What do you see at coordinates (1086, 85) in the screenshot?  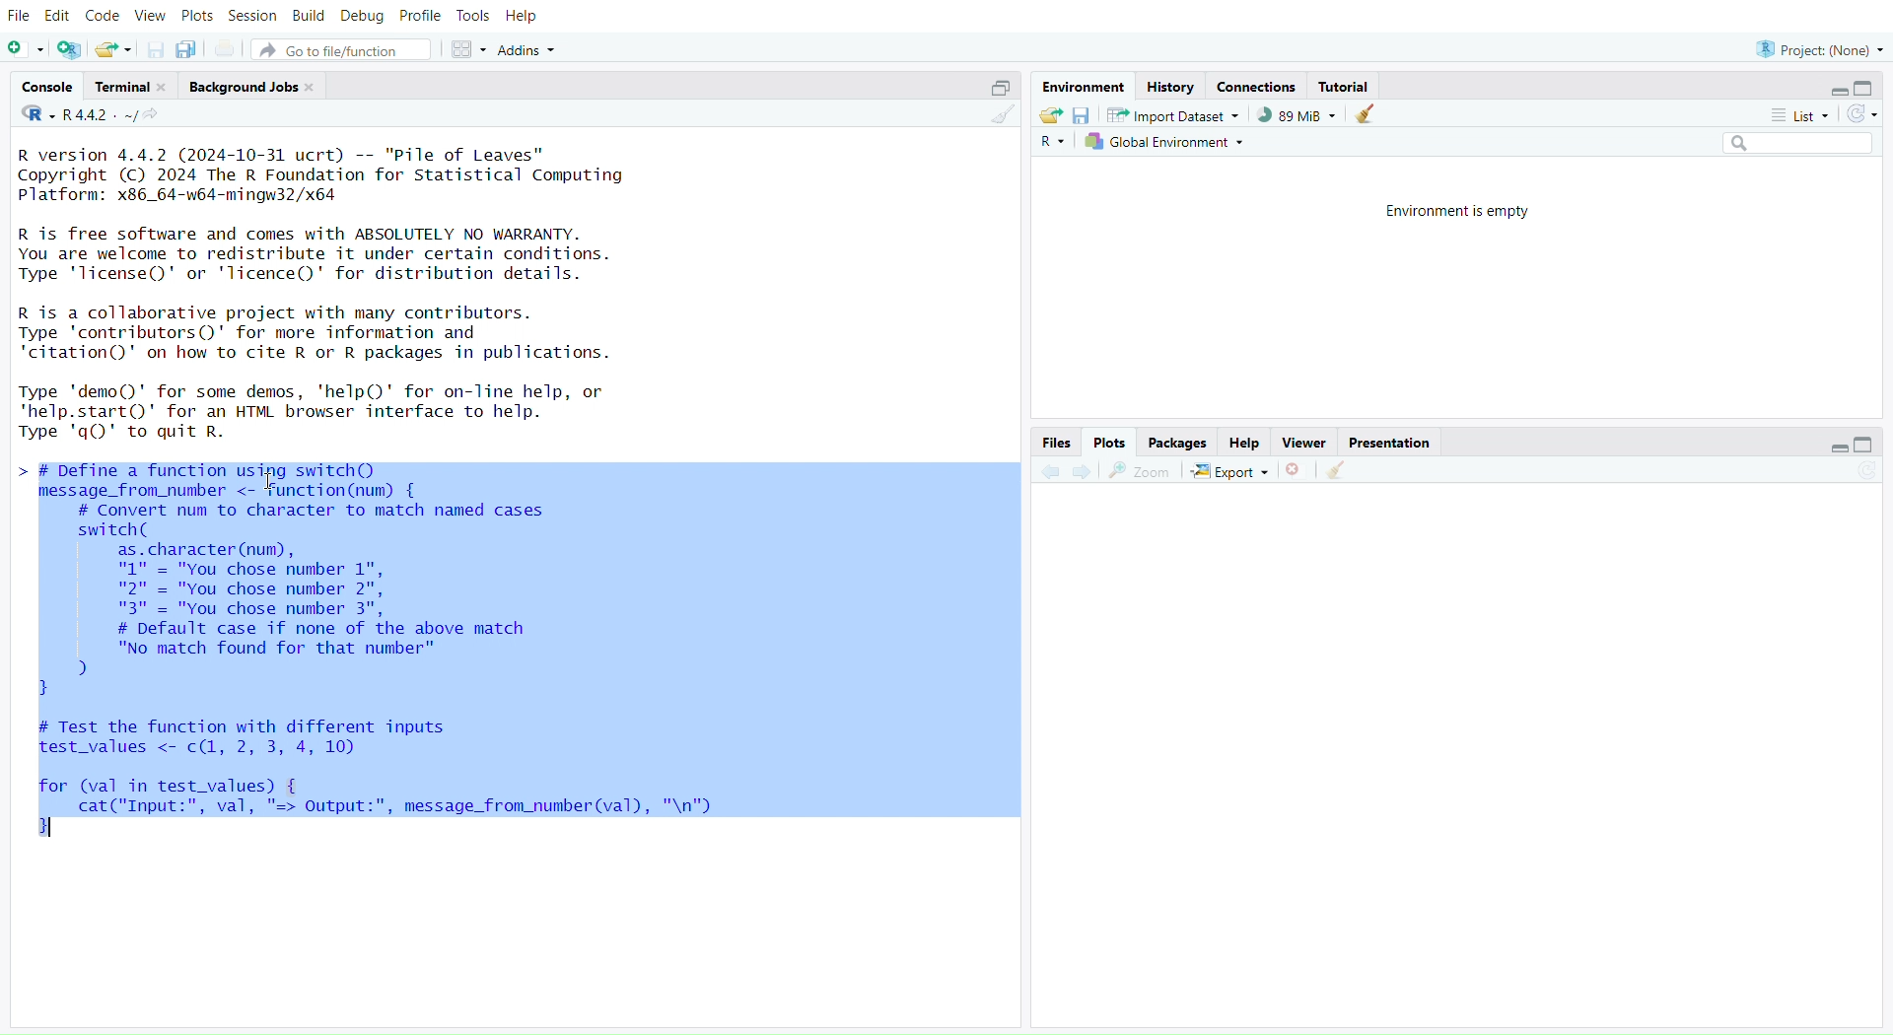 I see `Environment` at bounding box center [1086, 85].